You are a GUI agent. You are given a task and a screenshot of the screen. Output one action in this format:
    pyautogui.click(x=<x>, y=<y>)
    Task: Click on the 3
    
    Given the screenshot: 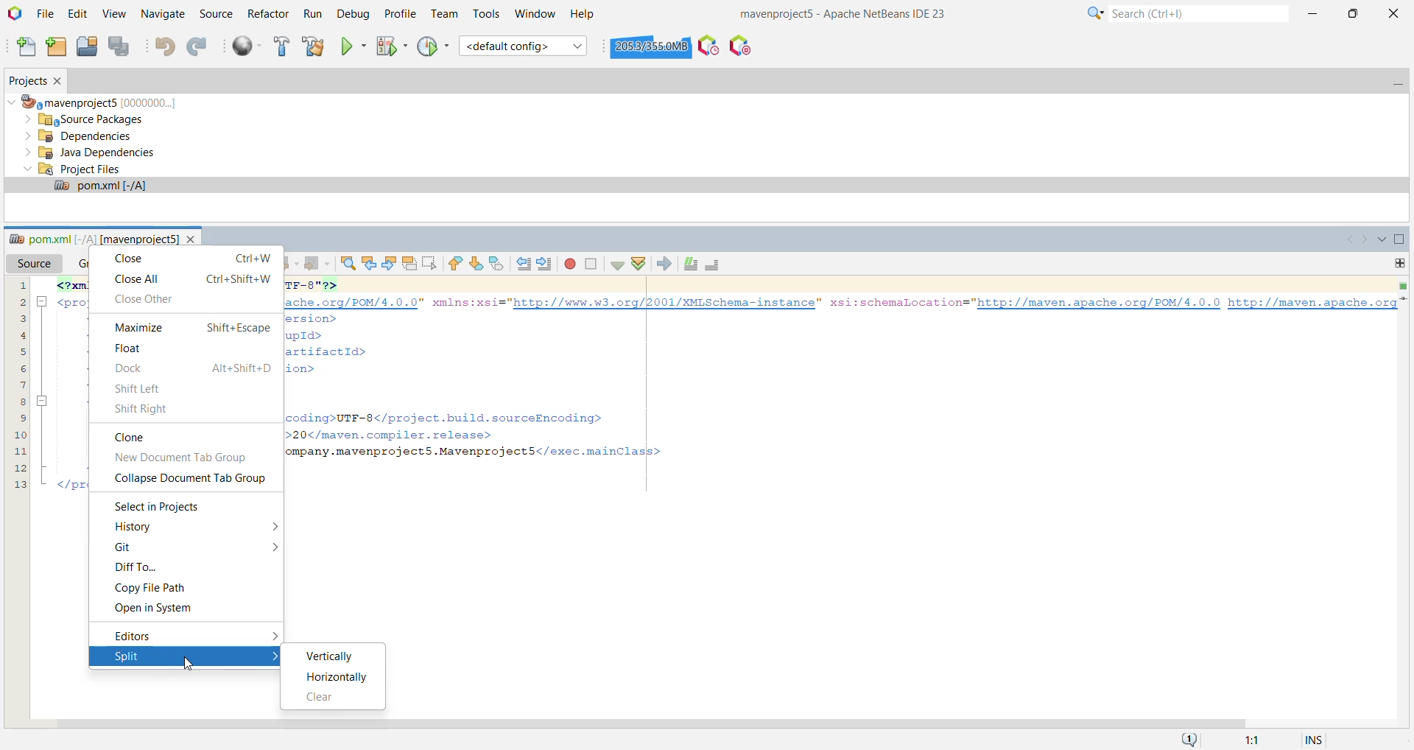 What is the action you would take?
    pyautogui.click(x=20, y=317)
    